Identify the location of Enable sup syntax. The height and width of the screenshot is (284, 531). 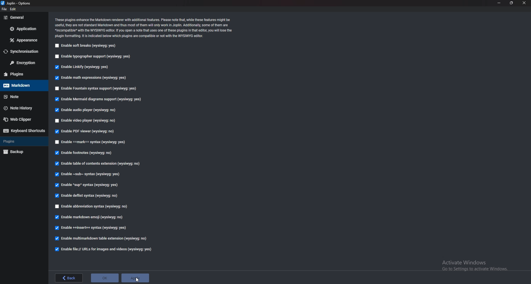
(87, 185).